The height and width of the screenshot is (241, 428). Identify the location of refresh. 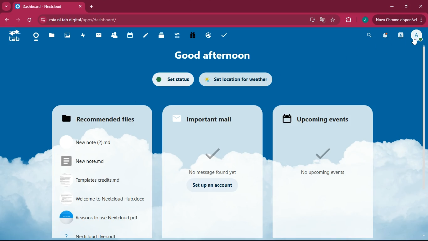
(30, 20).